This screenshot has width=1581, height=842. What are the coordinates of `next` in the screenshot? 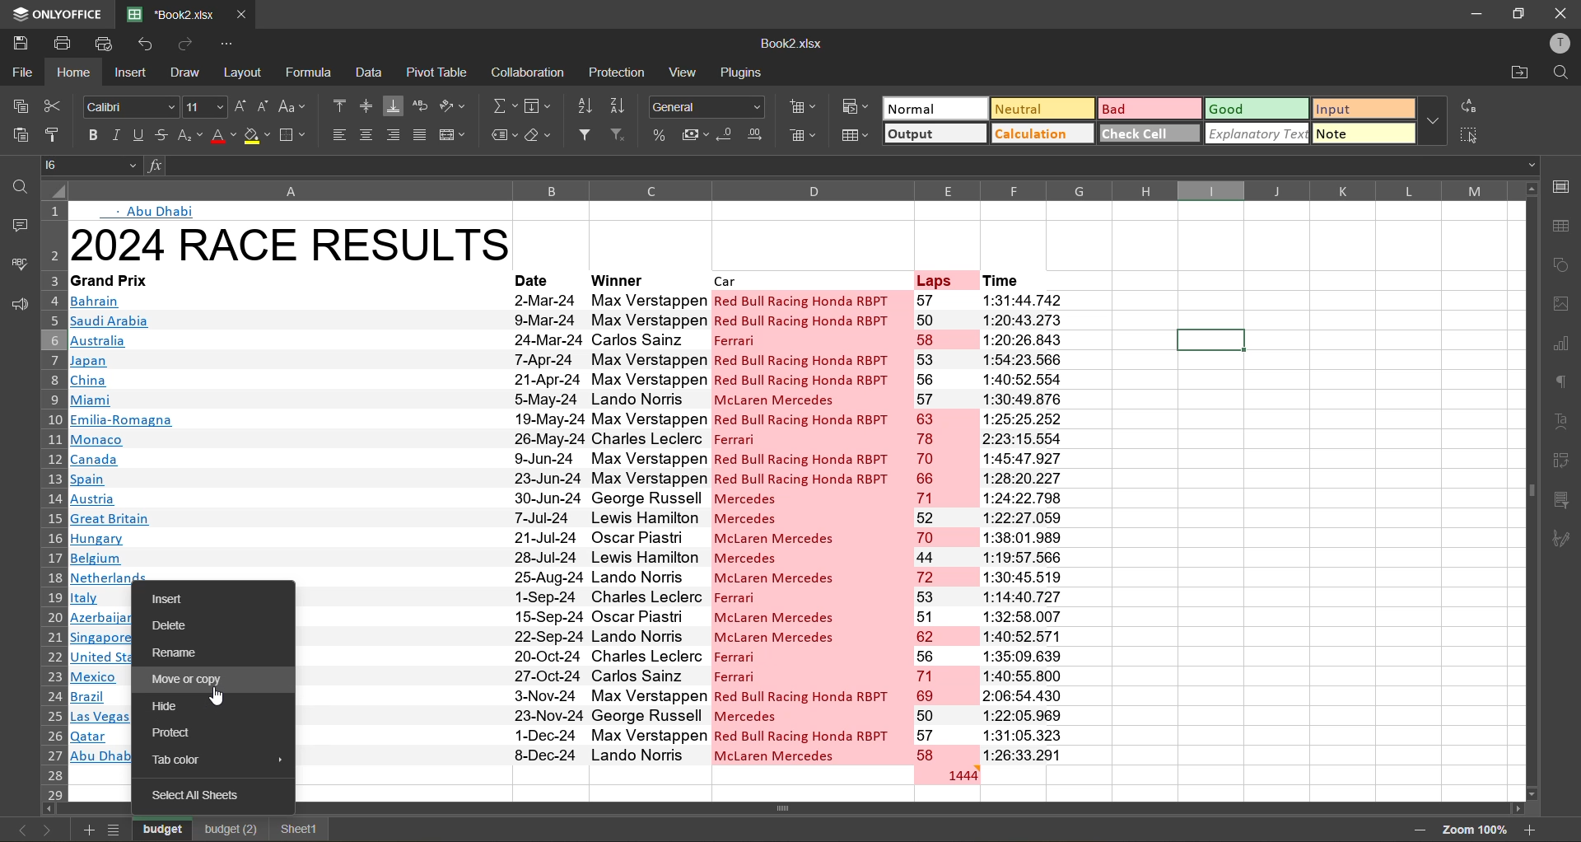 It's located at (48, 828).